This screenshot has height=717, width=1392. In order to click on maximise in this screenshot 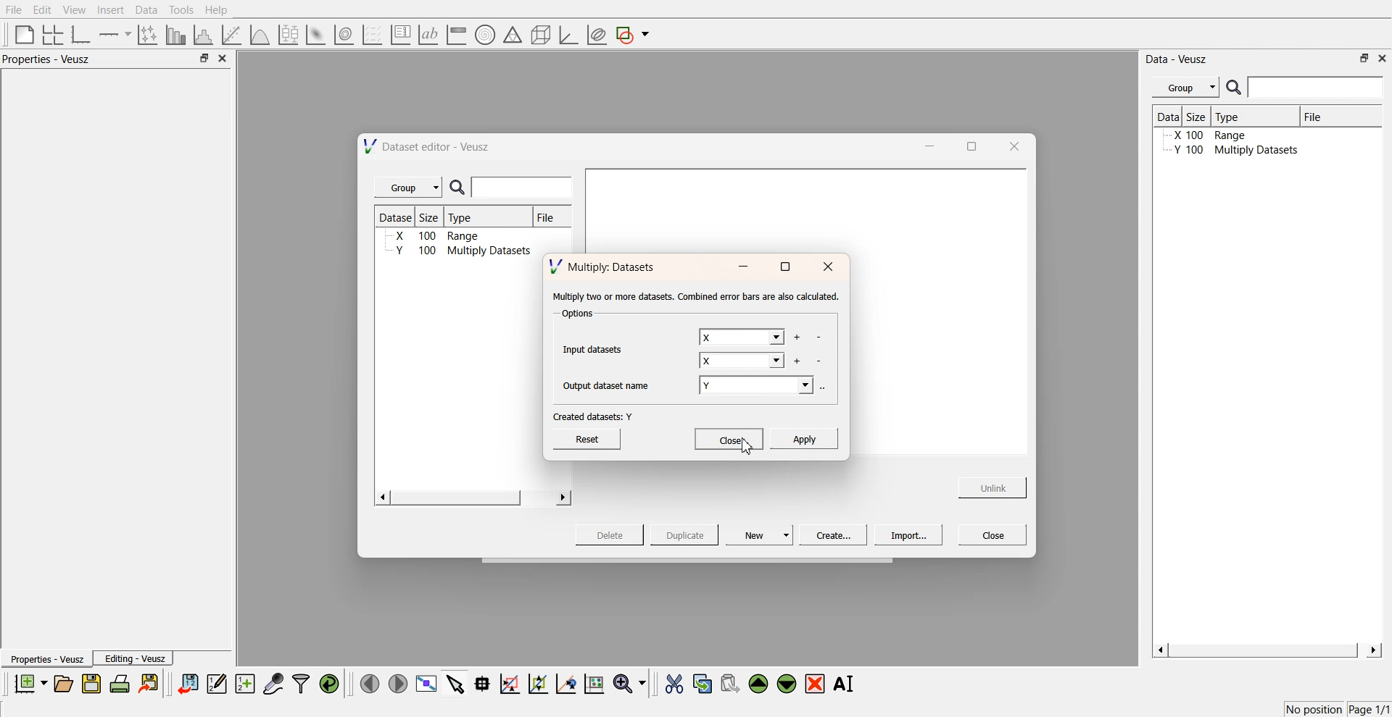, I will do `click(784, 267)`.